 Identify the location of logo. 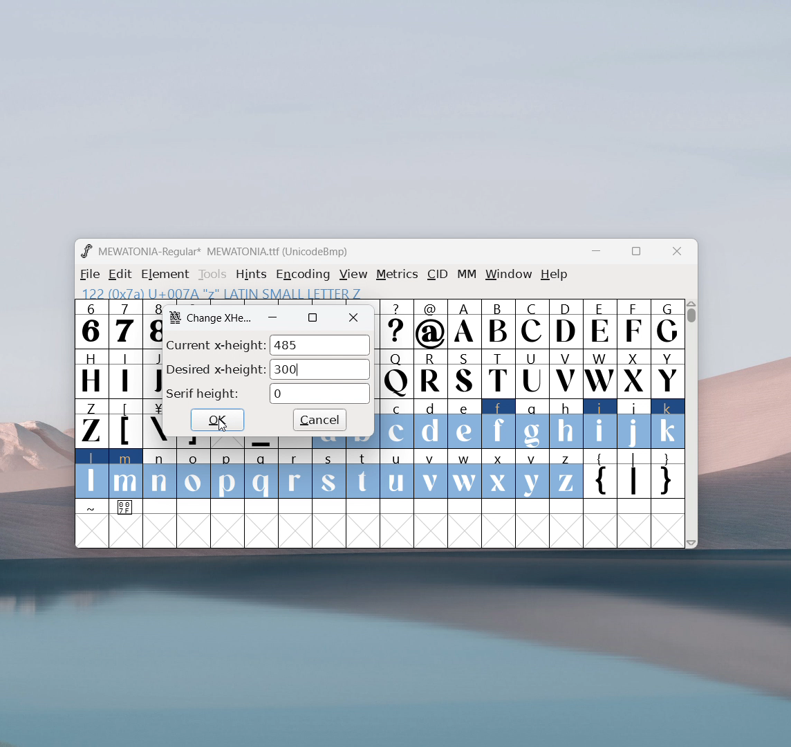
(175, 317).